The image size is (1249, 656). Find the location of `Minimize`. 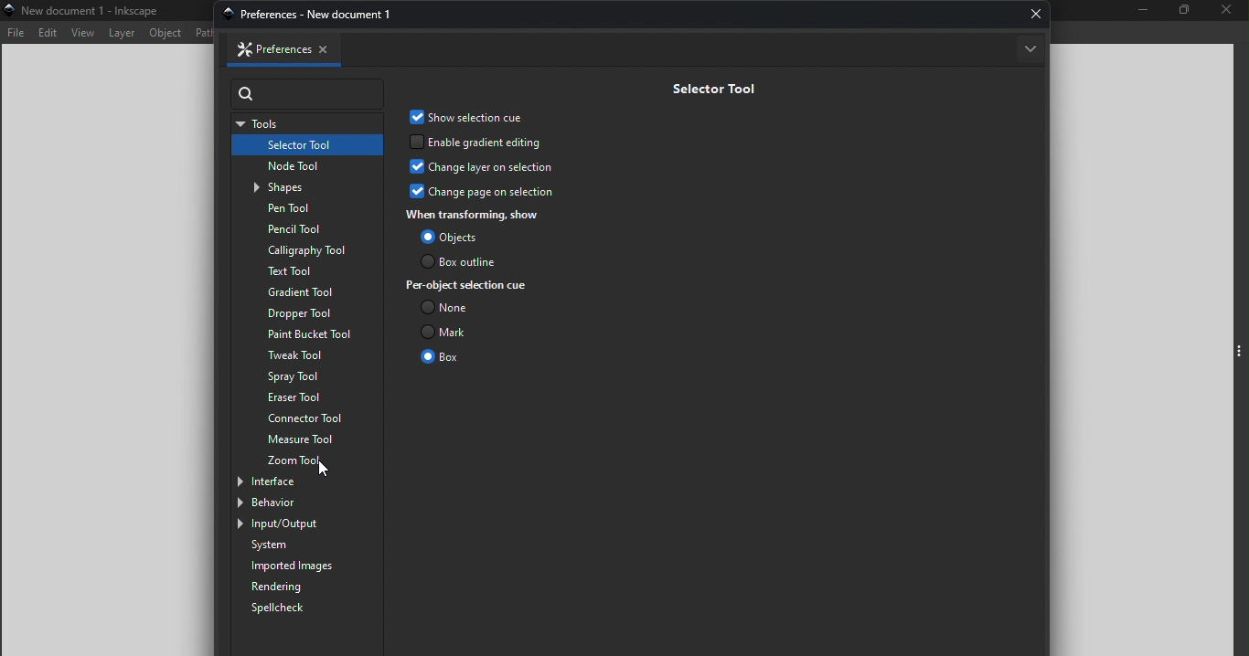

Minimize is located at coordinates (1139, 11).